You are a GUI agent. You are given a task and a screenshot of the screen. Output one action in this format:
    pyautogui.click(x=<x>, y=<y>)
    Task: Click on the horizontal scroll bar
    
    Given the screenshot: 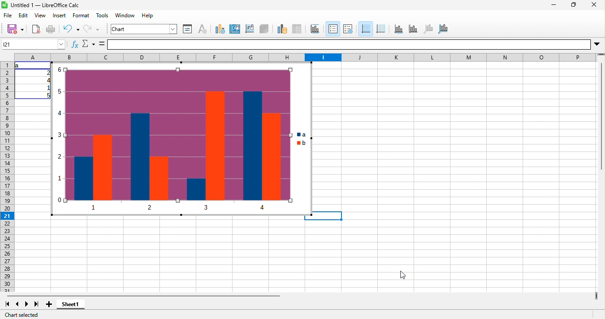 What is the action you would take?
    pyautogui.click(x=143, y=296)
    